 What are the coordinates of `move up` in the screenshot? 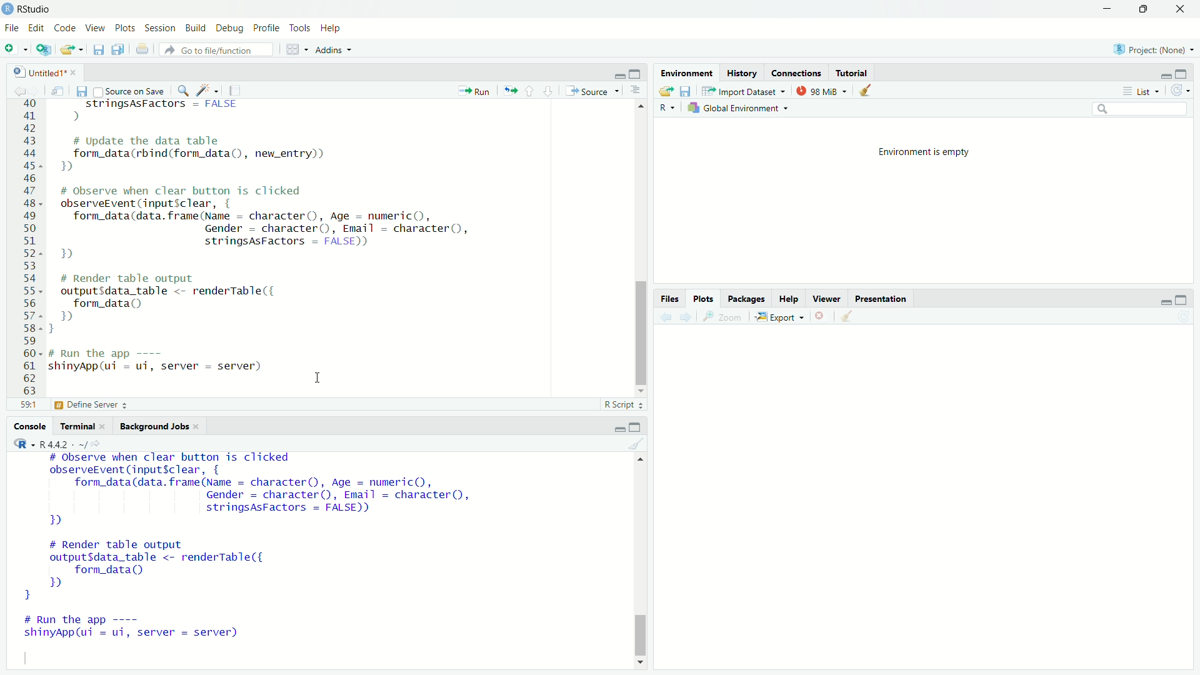 It's located at (639, 462).